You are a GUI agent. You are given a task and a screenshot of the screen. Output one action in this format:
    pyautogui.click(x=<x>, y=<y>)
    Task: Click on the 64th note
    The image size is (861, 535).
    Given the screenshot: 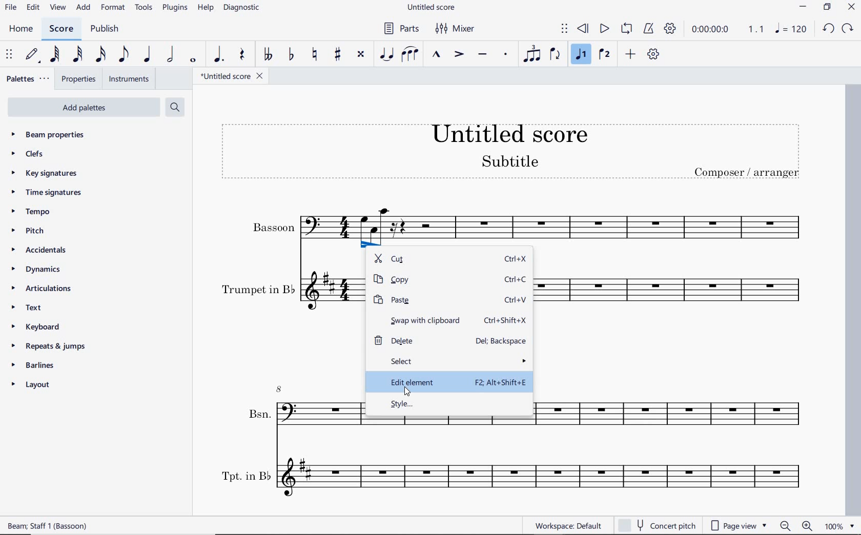 What is the action you would take?
    pyautogui.click(x=55, y=55)
    